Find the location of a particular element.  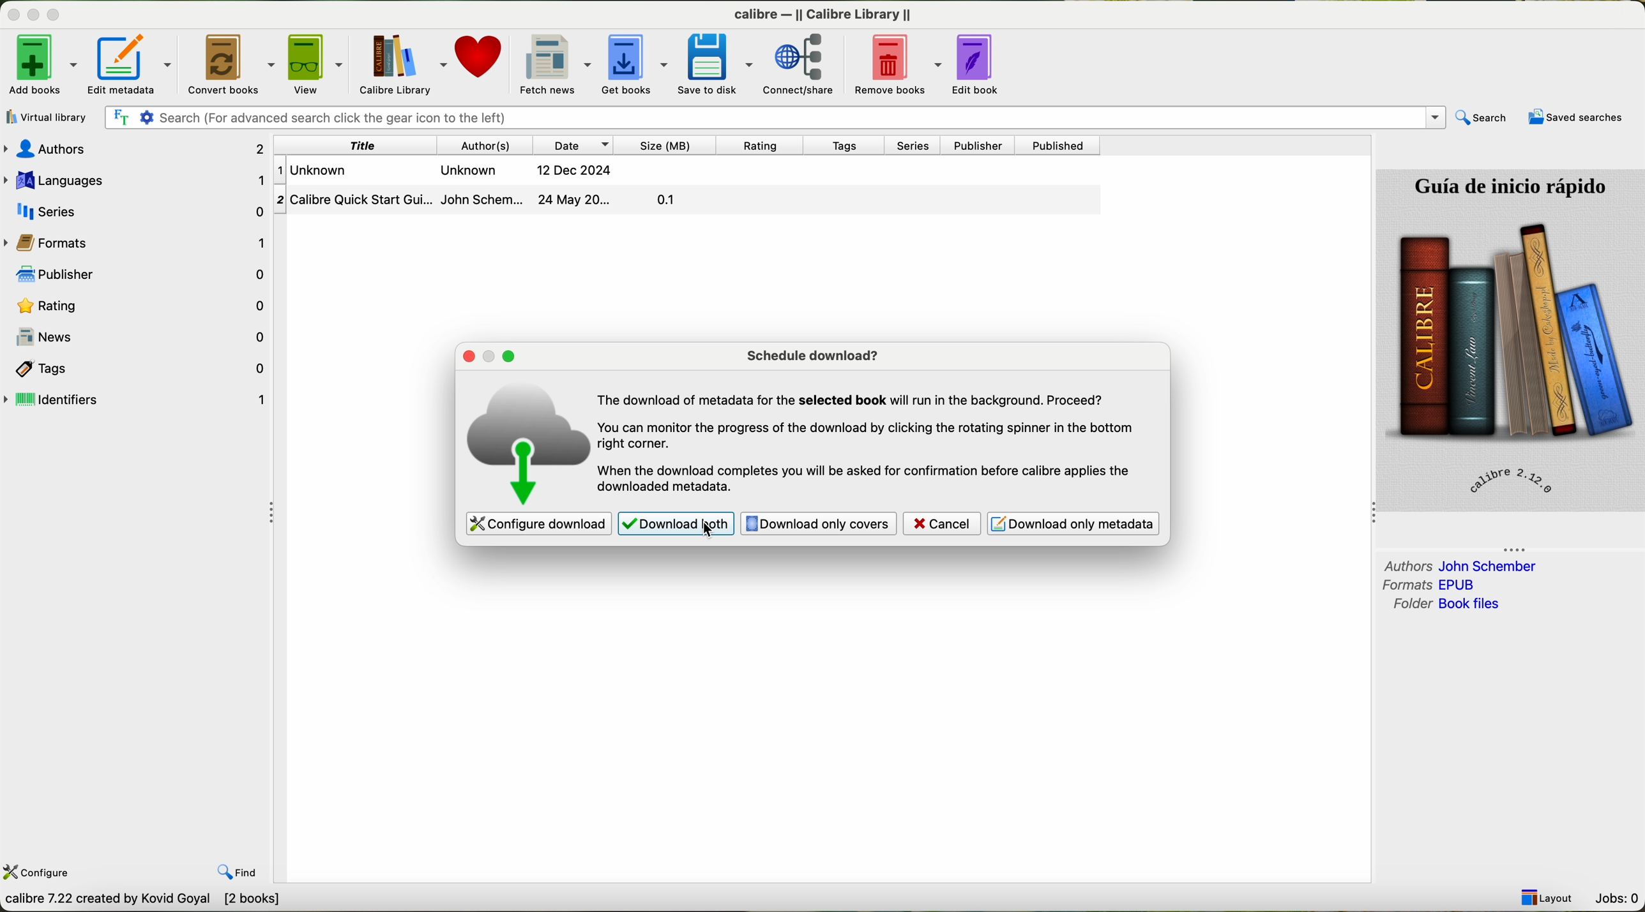

title is located at coordinates (386, 145).